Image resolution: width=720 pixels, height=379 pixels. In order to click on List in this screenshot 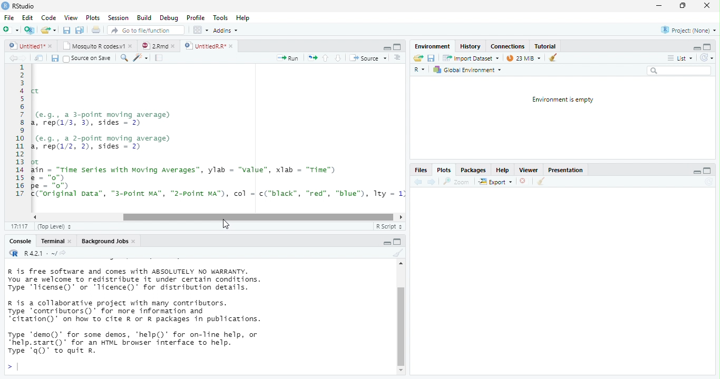, I will do `click(679, 58)`.